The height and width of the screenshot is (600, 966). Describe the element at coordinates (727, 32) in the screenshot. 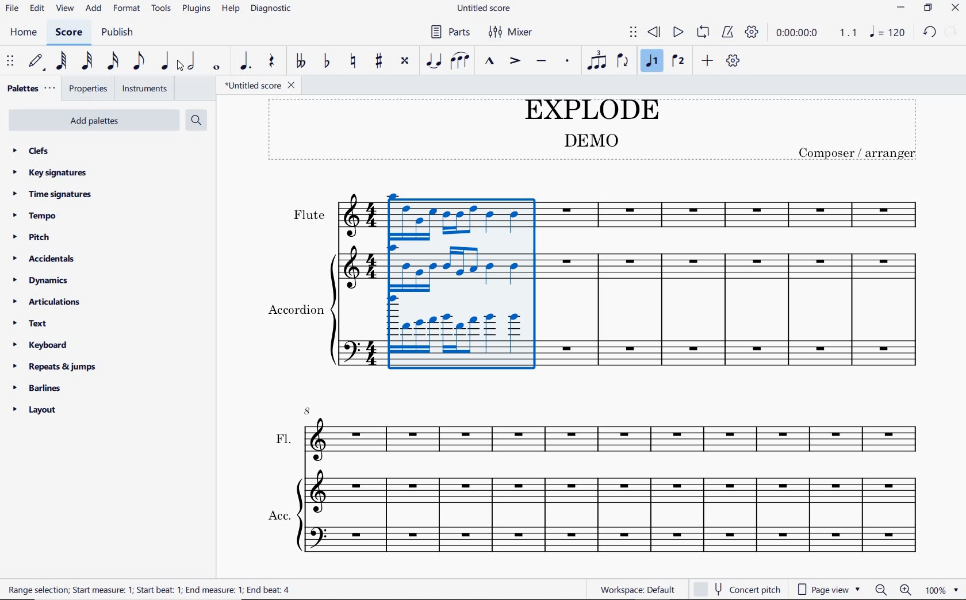

I see `metronome` at that location.